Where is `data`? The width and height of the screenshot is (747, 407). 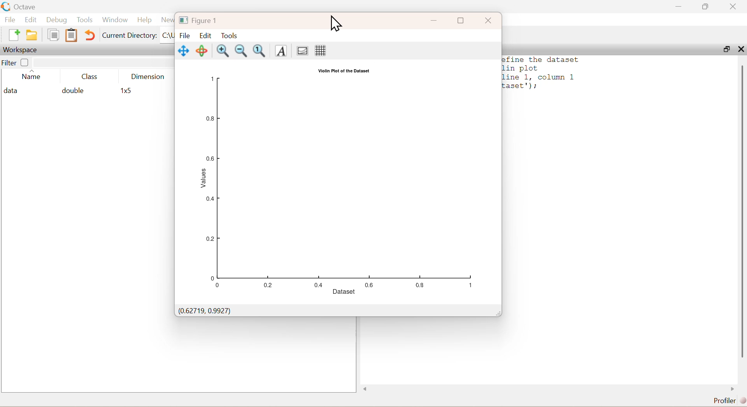 data is located at coordinates (13, 91).